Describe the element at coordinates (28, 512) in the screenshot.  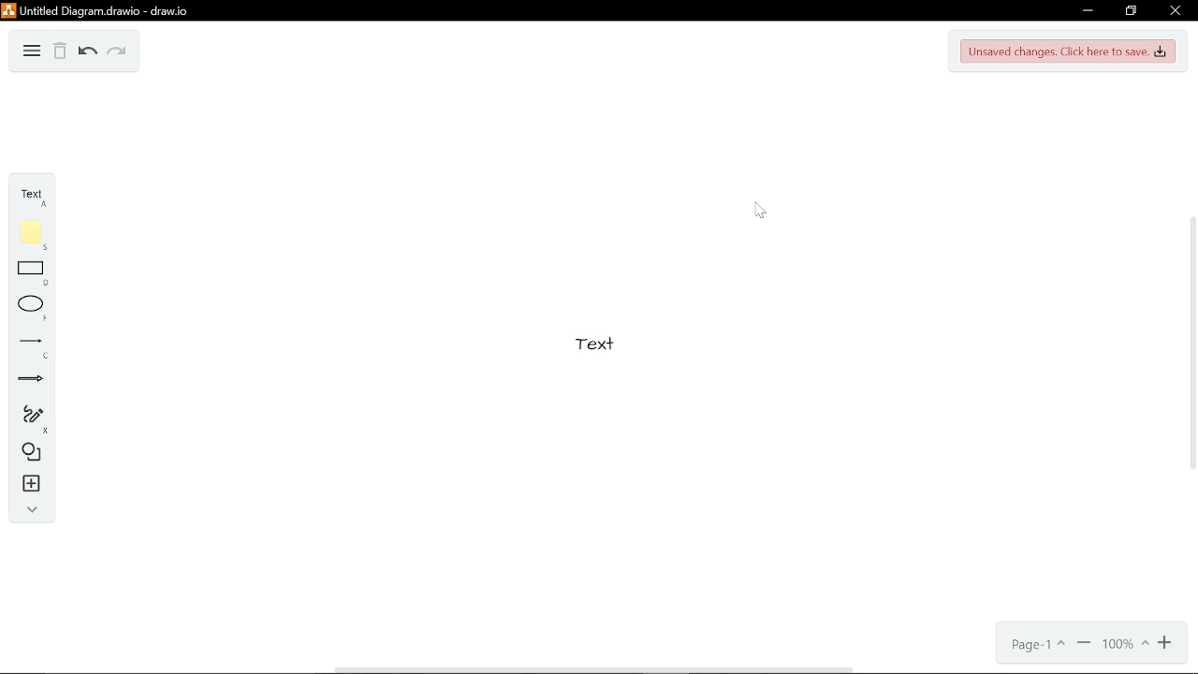
I see `Collapse ` at that location.